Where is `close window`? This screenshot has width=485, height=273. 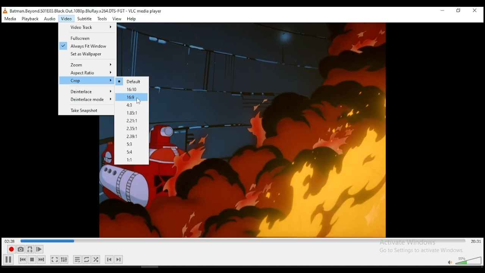
close window is located at coordinates (476, 13).